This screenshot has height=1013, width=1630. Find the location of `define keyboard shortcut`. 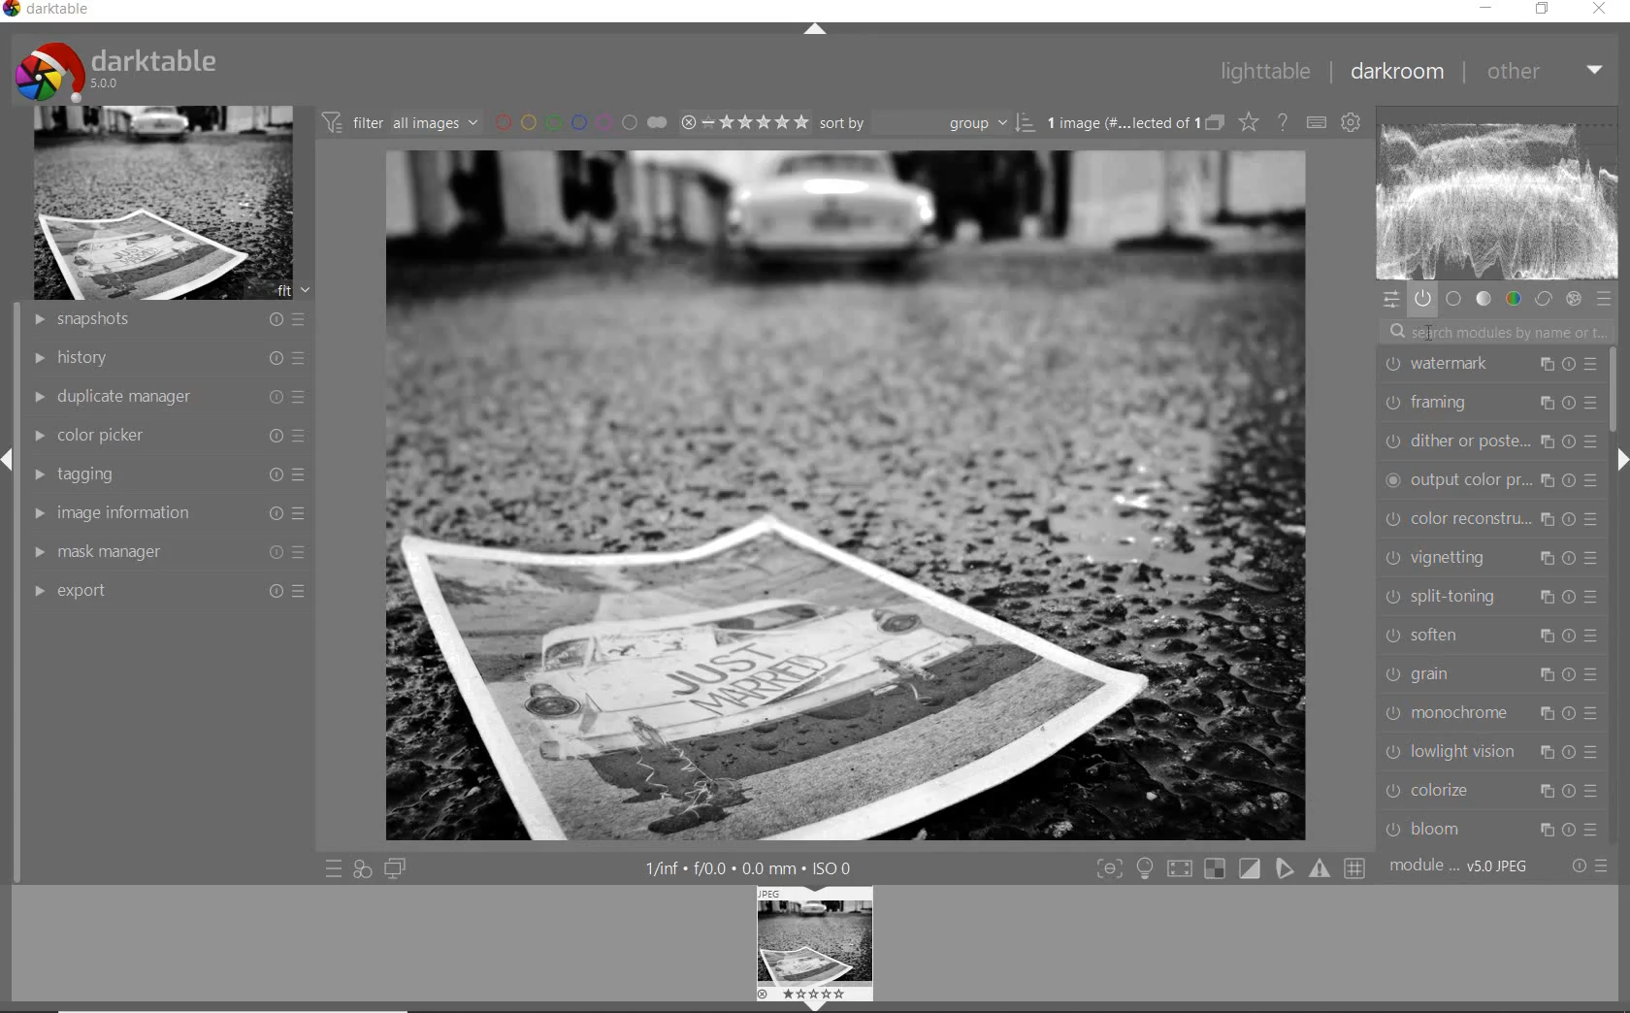

define keyboard shortcut is located at coordinates (1317, 121).